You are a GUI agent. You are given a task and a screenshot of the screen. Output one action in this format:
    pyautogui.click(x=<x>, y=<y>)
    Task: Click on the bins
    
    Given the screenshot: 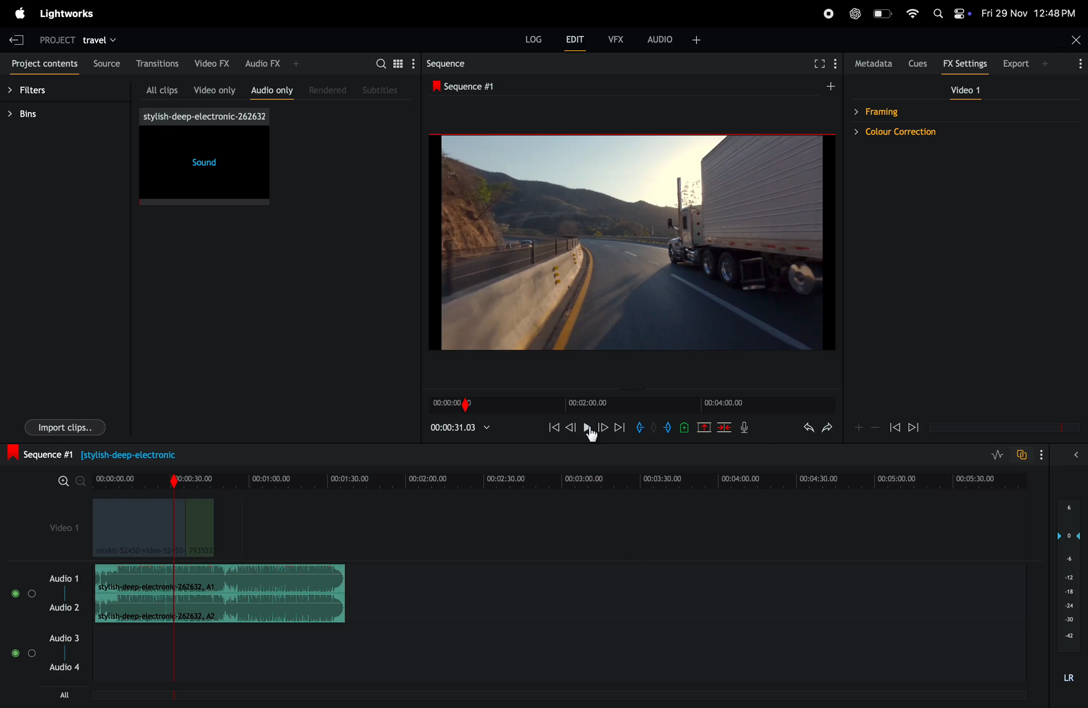 What is the action you would take?
    pyautogui.click(x=53, y=115)
    